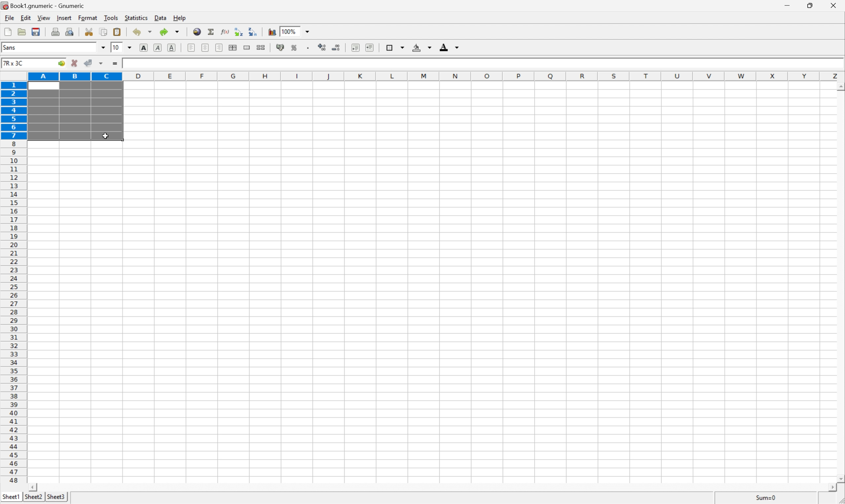  Describe the element at coordinates (52, 48) in the screenshot. I see `font name - Sans` at that location.